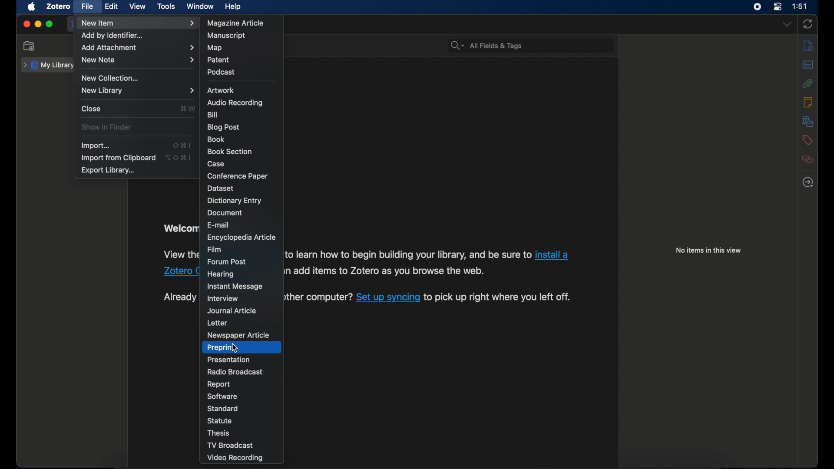  What do you see at coordinates (239, 335) in the screenshot?
I see `newspaper article` at bounding box center [239, 335].